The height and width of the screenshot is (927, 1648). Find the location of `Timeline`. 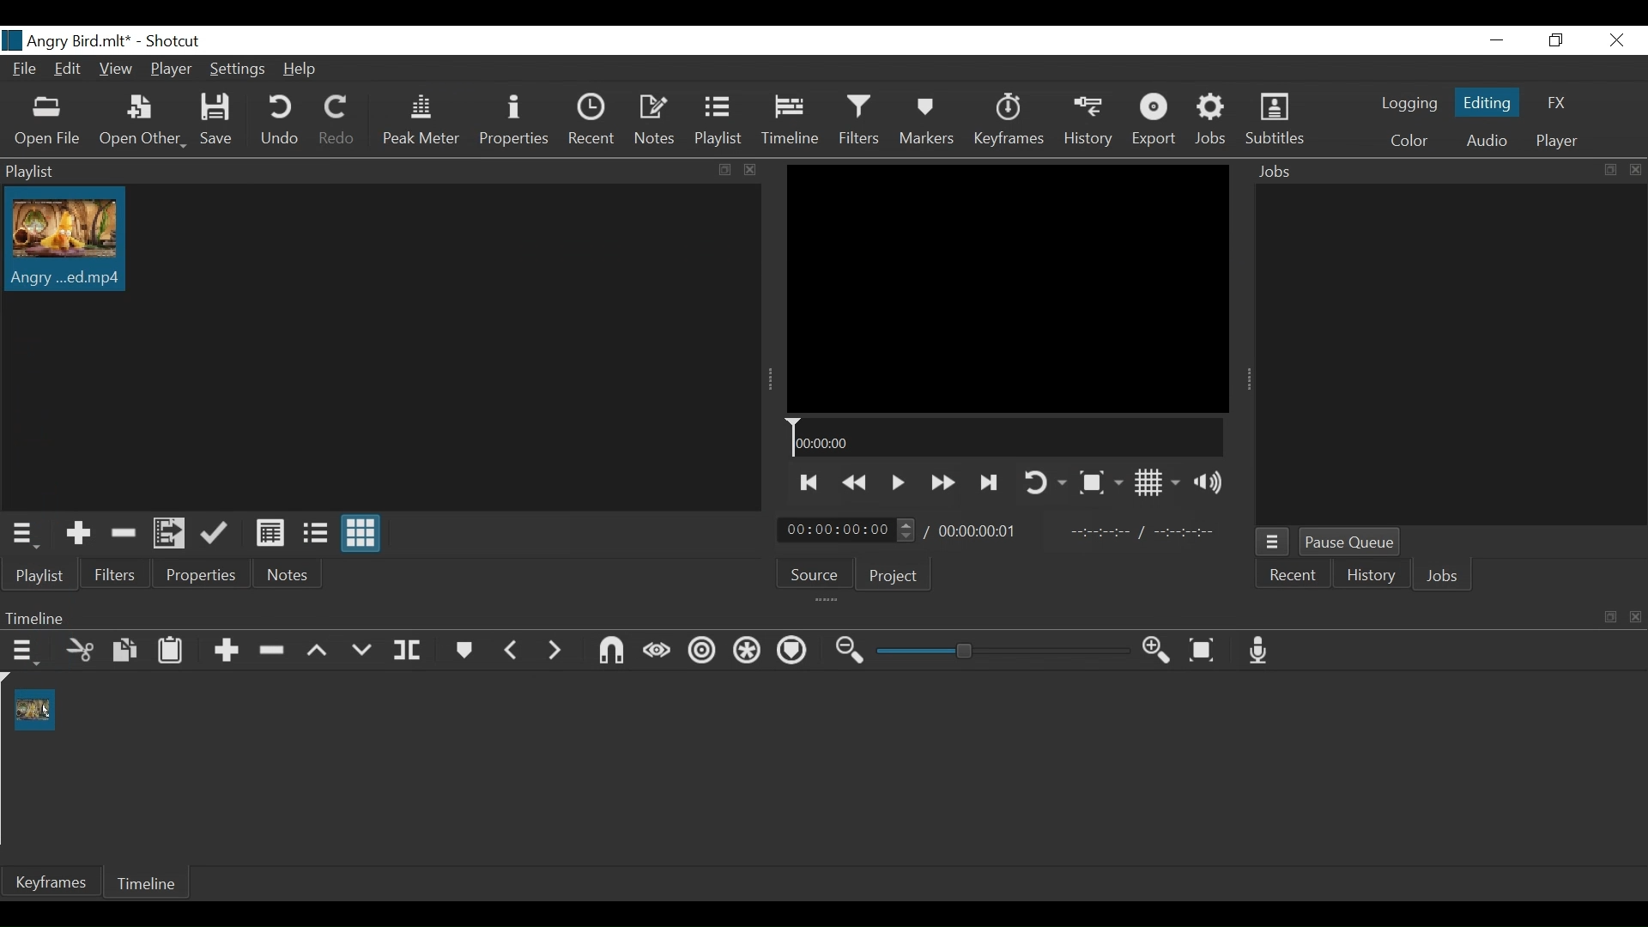

Timeline is located at coordinates (791, 120).